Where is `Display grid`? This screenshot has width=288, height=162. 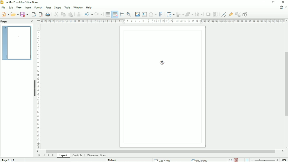 Display grid is located at coordinates (108, 14).